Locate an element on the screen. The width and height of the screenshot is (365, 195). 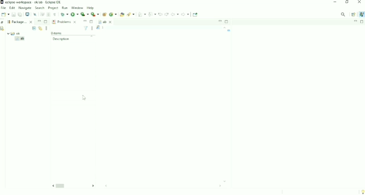
Workspace is located at coordinates (9, 21).